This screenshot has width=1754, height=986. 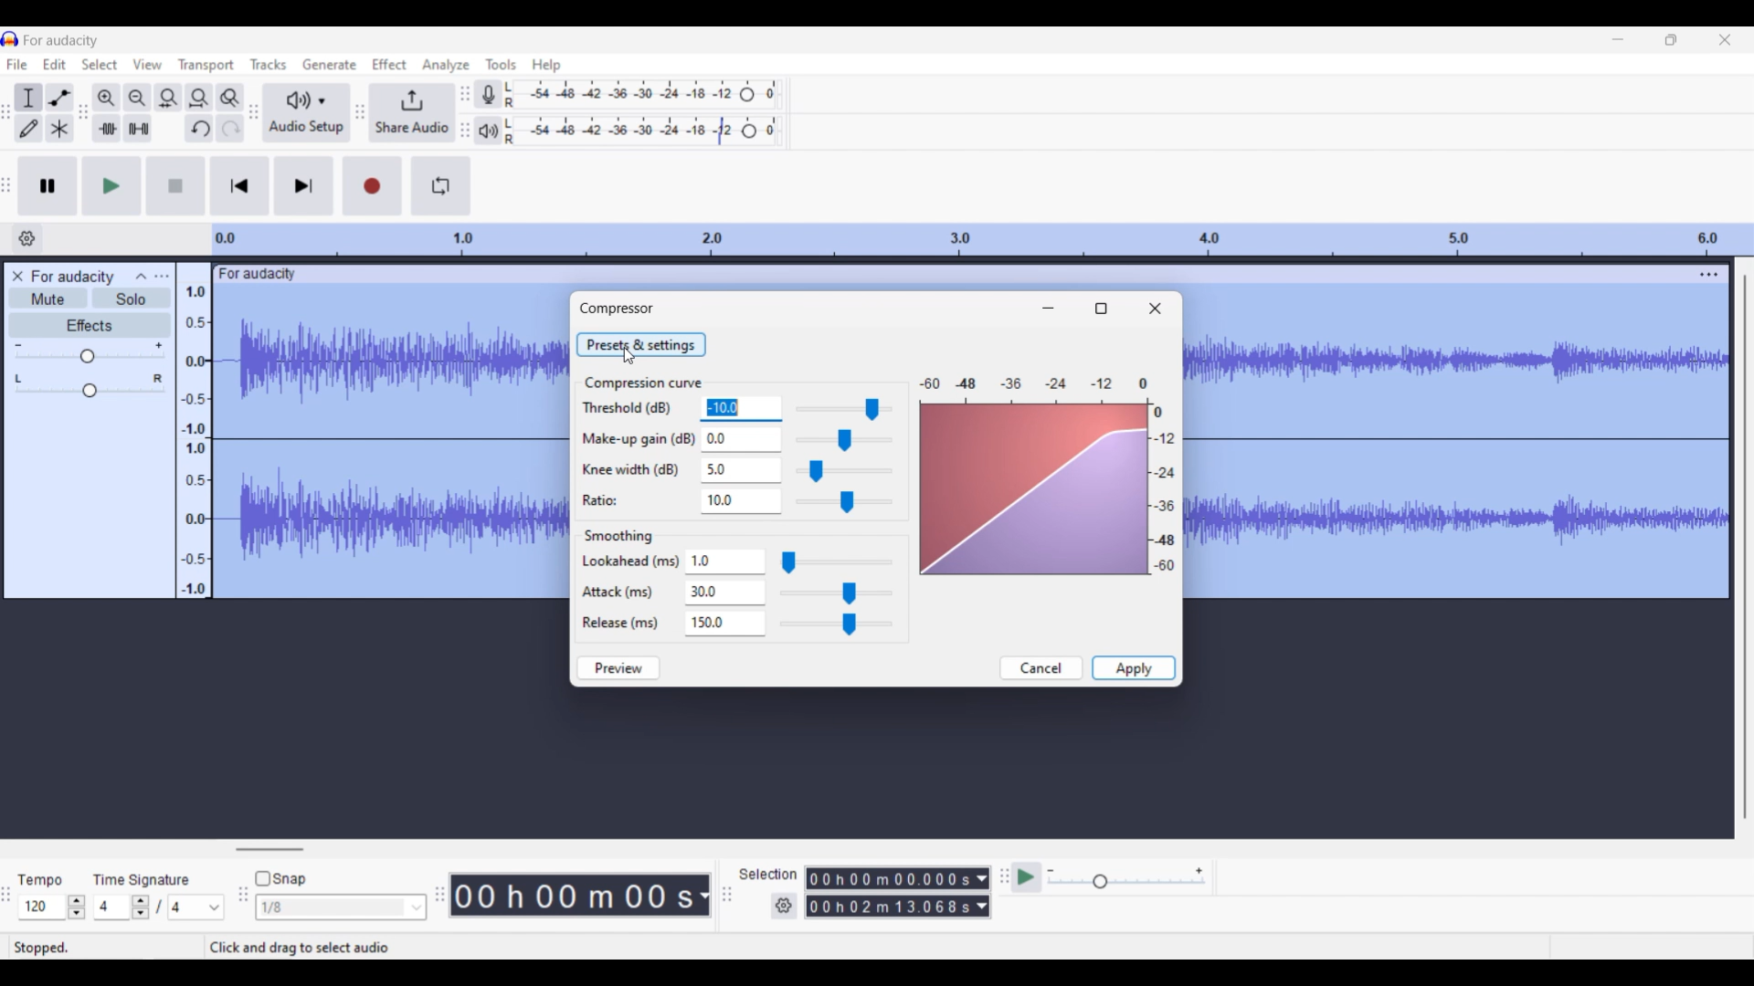 I want to click on Draw tool, so click(x=28, y=129).